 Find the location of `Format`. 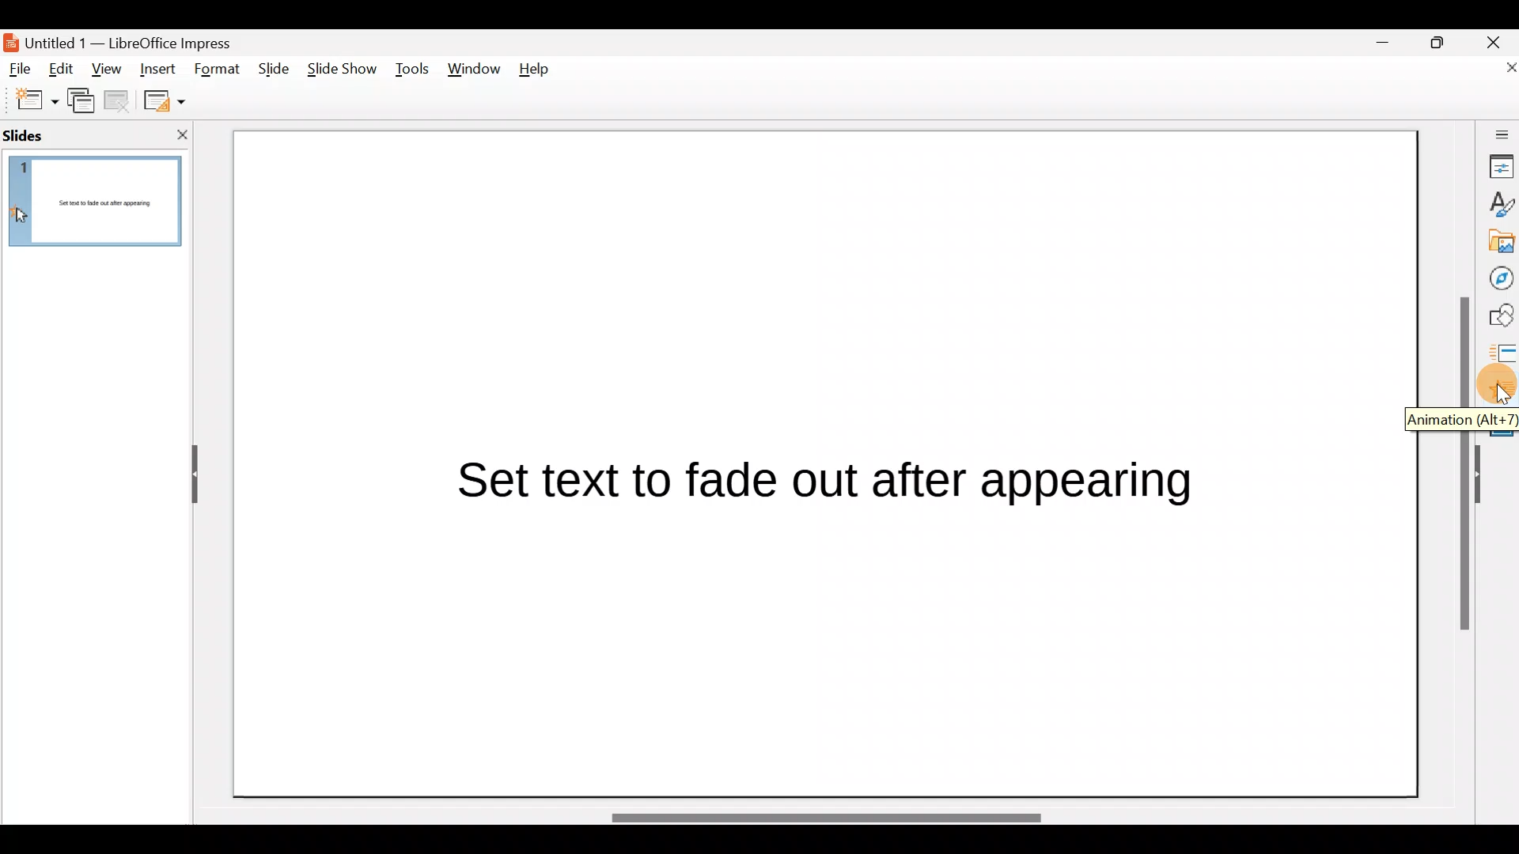

Format is located at coordinates (218, 70).